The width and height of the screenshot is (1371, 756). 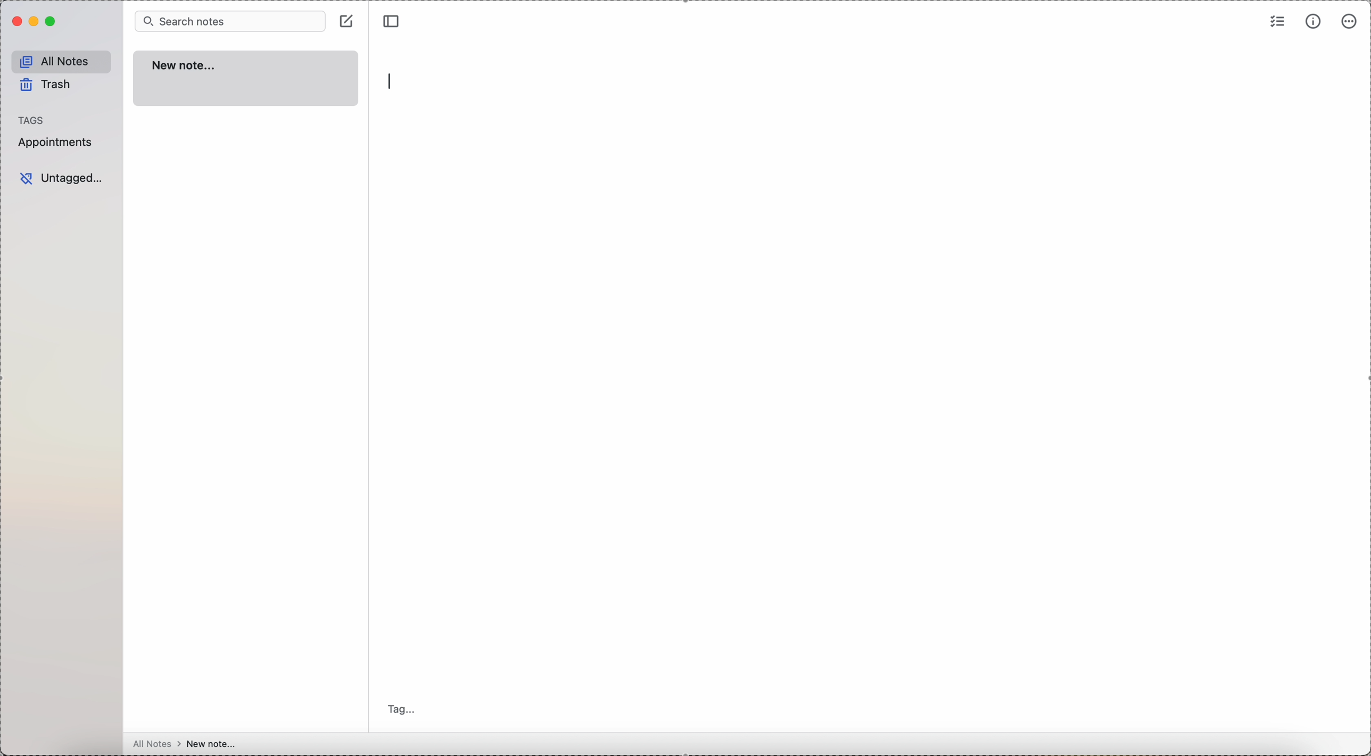 What do you see at coordinates (245, 79) in the screenshot?
I see `new note` at bounding box center [245, 79].